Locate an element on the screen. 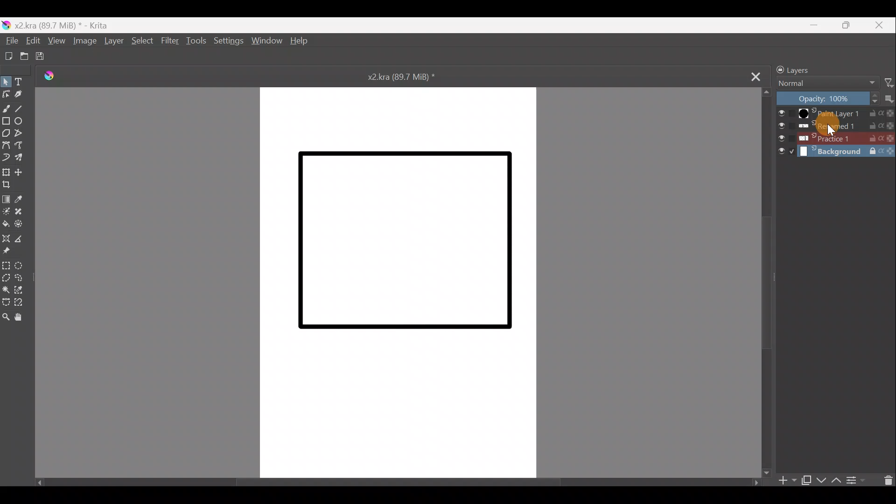 Image resolution: width=896 pixels, height=504 pixels. Background is located at coordinates (835, 153).